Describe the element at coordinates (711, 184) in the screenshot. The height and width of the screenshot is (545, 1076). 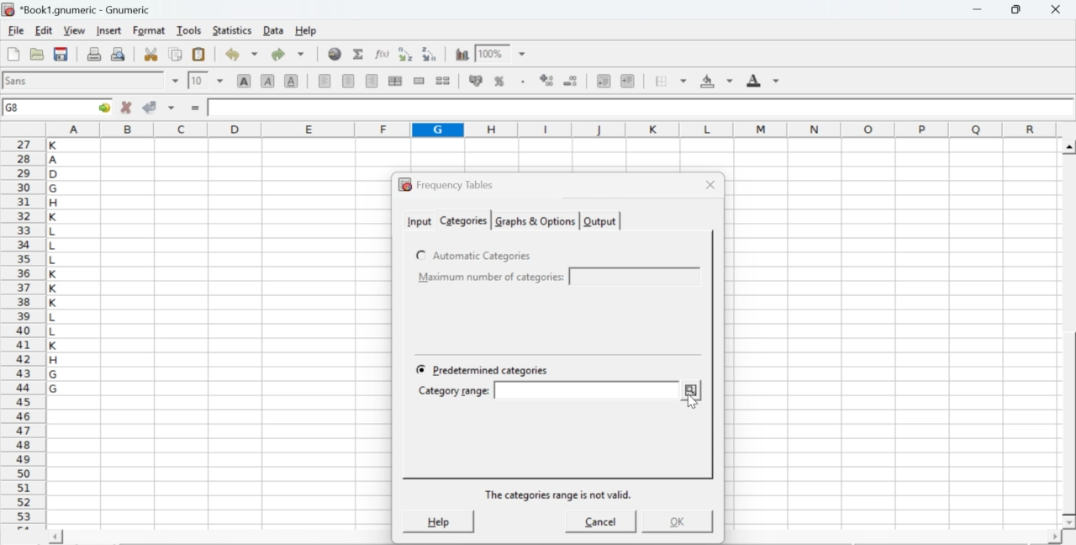
I see `close` at that location.